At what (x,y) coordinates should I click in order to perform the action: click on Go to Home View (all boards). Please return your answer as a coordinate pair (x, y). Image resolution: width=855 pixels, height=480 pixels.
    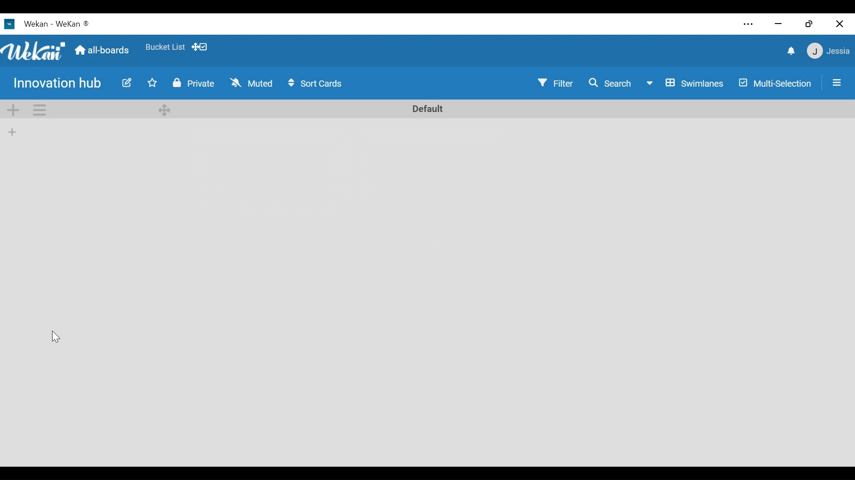
    Looking at the image, I should click on (101, 50).